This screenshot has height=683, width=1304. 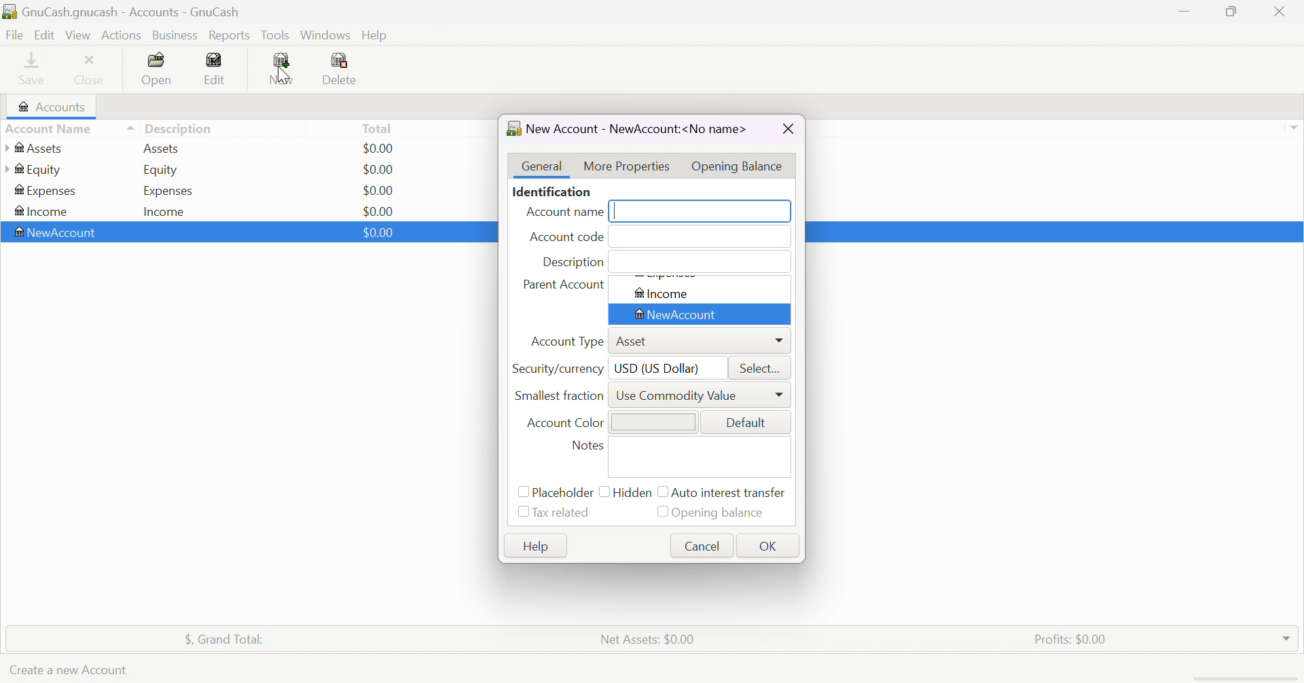 I want to click on Income, so click(x=664, y=294).